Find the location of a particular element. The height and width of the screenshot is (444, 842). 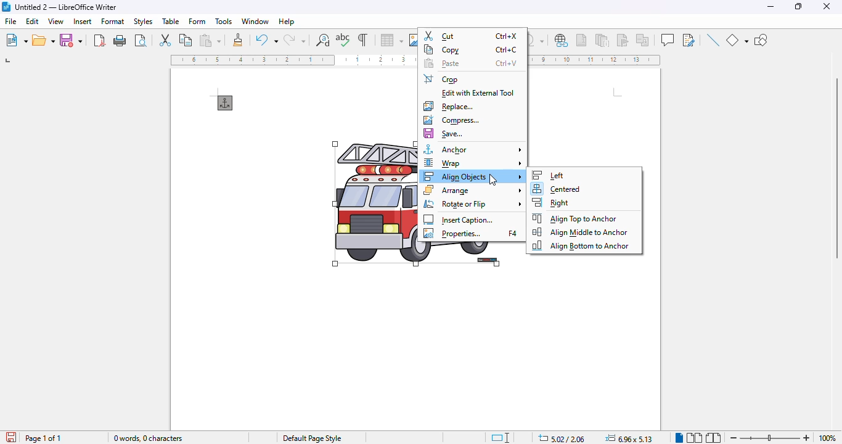

page style is located at coordinates (312, 438).